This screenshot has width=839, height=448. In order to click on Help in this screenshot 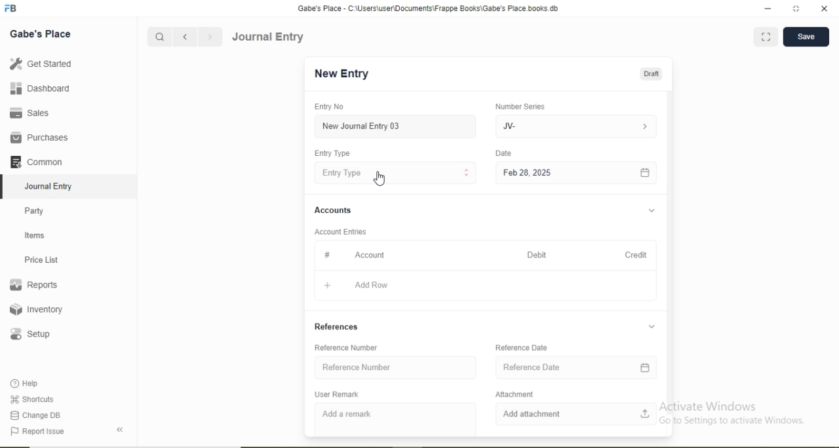, I will do `click(26, 383)`.